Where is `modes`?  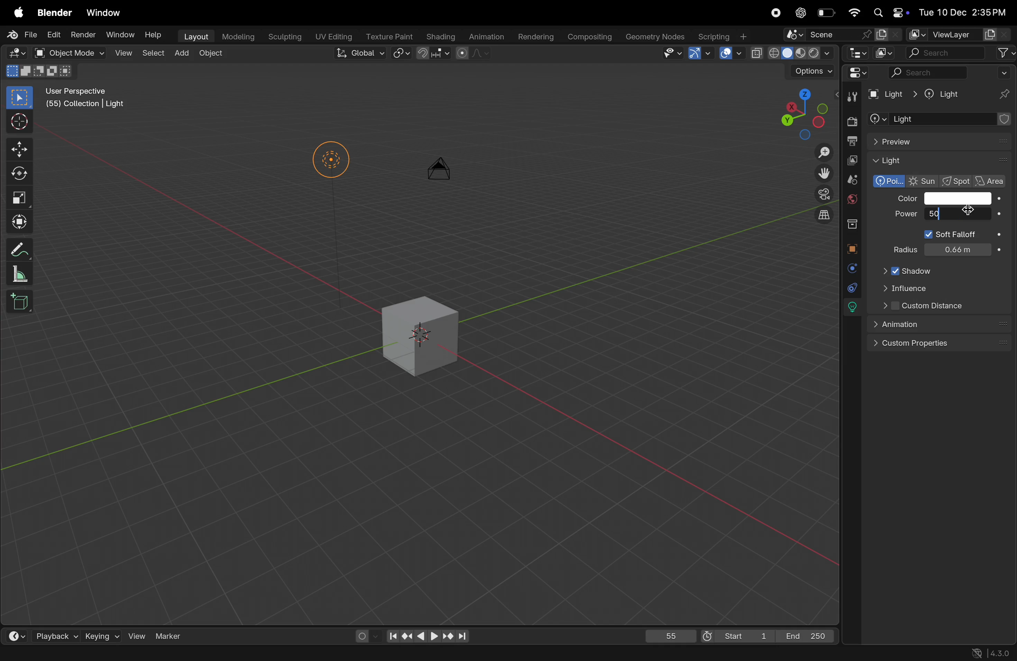 modes is located at coordinates (41, 72).